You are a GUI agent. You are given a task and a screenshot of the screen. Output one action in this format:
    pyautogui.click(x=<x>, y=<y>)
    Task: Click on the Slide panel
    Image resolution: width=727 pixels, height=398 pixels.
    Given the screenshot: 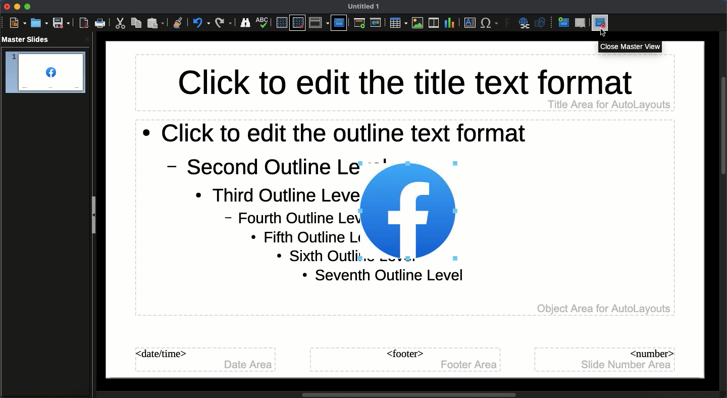 What is the action you would take?
    pyautogui.click(x=94, y=216)
    